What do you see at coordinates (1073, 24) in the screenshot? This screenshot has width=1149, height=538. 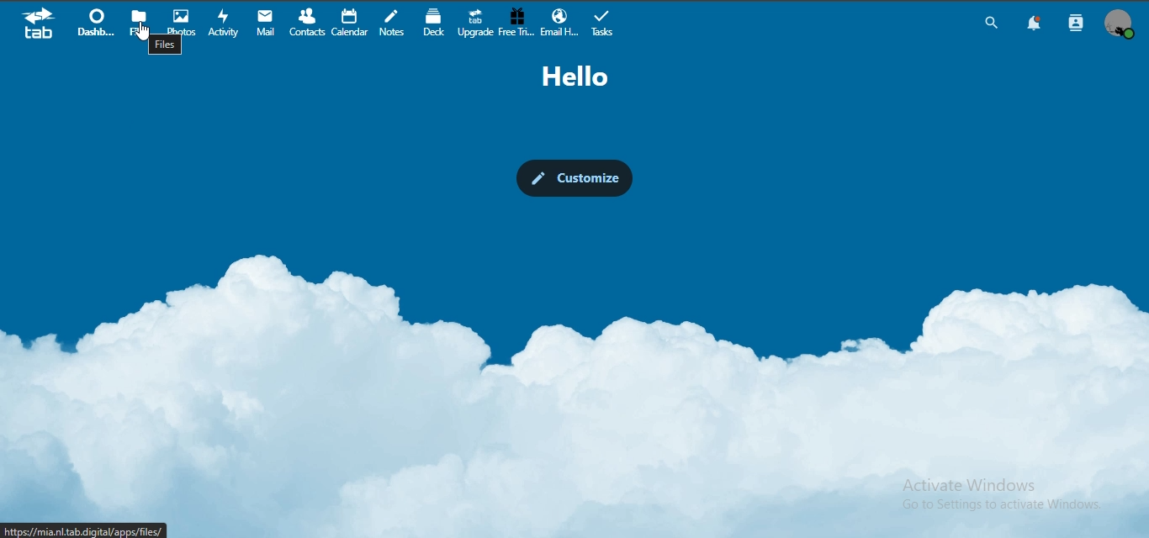 I see `search contacts` at bounding box center [1073, 24].